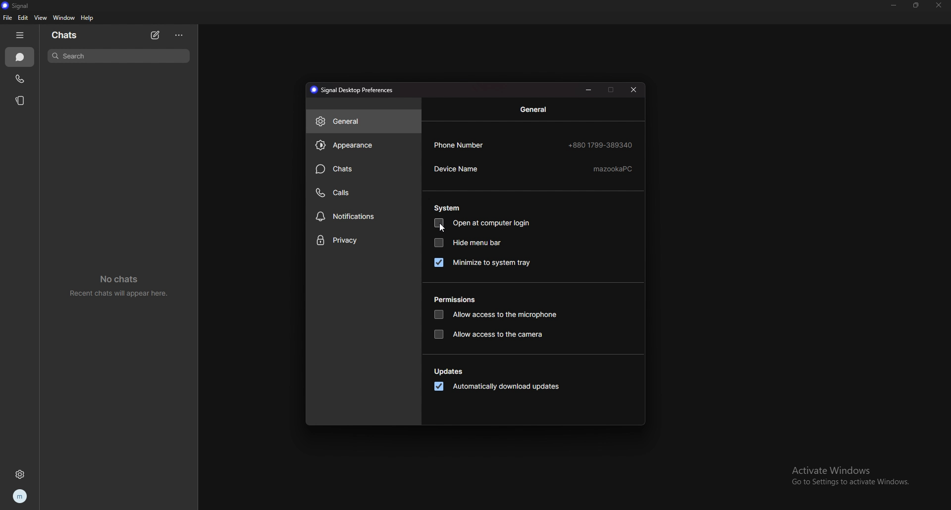 The height and width of the screenshot is (510, 951). I want to click on privacy, so click(363, 241).